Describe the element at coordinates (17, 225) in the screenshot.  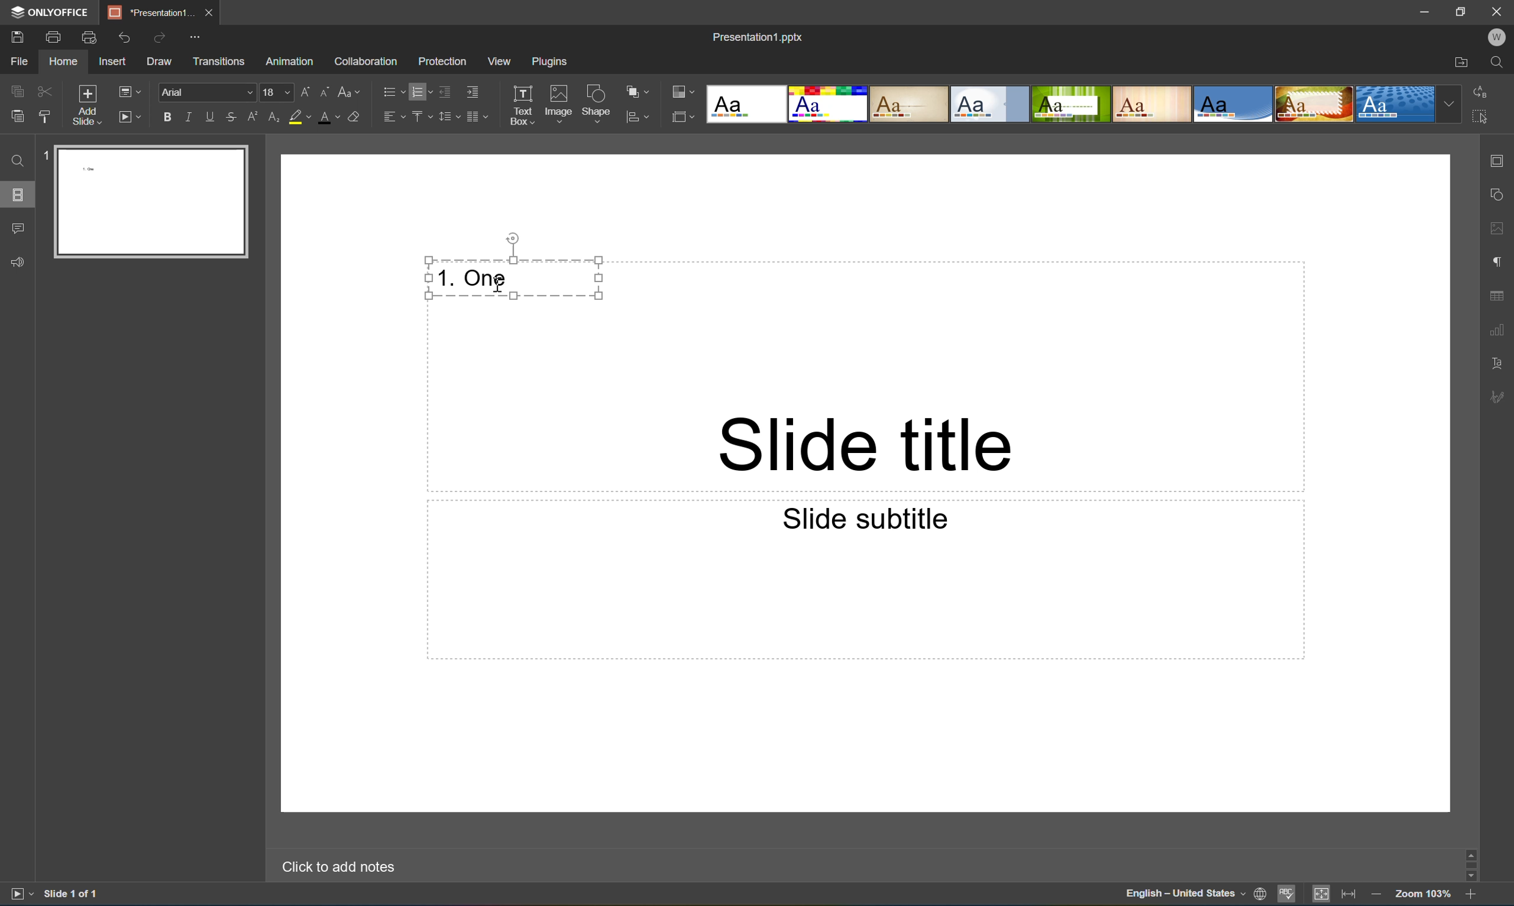
I see `Comments` at that location.